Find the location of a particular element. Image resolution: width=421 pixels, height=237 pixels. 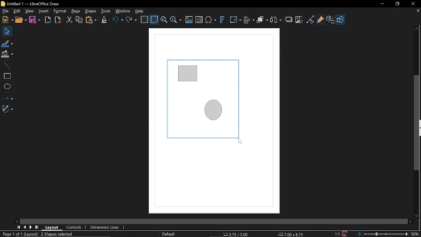

Move left is located at coordinates (15, 221).